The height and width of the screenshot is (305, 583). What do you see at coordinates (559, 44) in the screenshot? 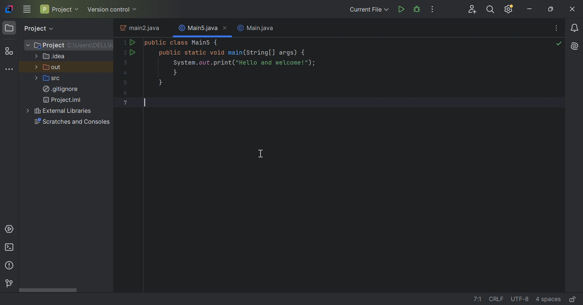
I see `No problems found` at bounding box center [559, 44].